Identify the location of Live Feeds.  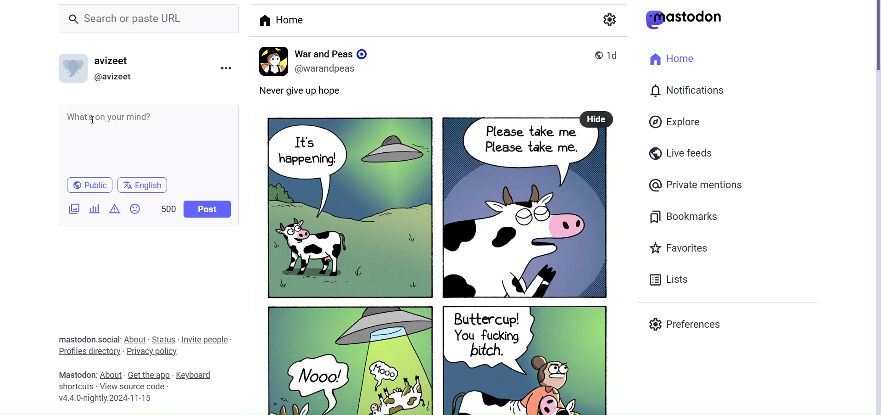
(680, 154).